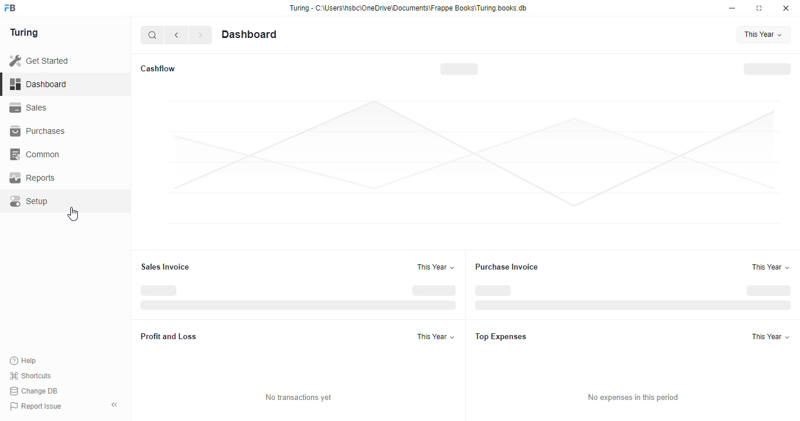 The width and height of the screenshot is (800, 421). Describe the element at coordinates (116, 404) in the screenshot. I see `toggle sidebar` at that location.